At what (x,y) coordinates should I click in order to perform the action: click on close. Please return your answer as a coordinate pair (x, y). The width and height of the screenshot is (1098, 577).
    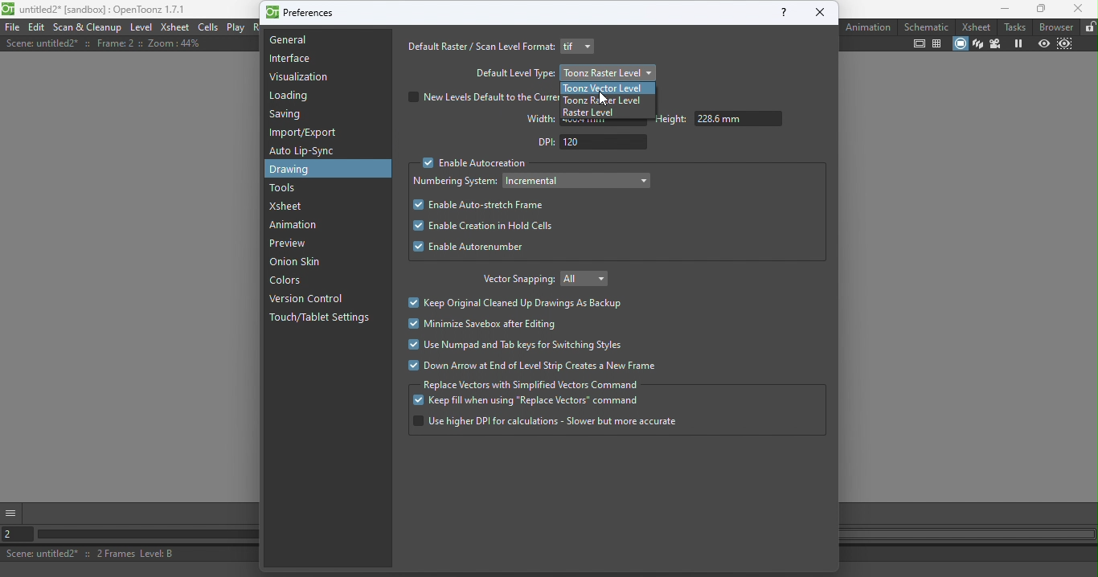
    Looking at the image, I should click on (821, 12).